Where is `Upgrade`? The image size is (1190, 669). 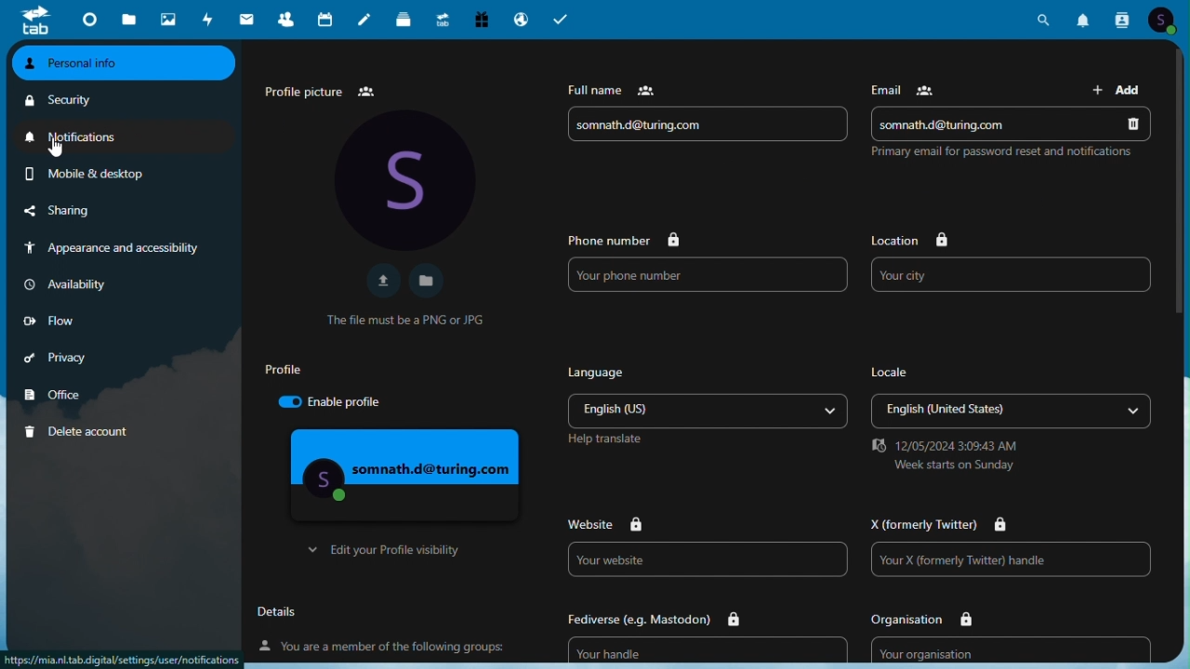 Upgrade is located at coordinates (443, 17).